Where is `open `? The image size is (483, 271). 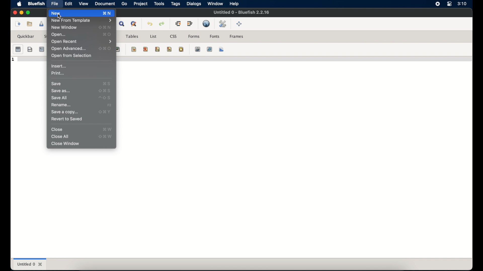
open  is located at coordinates (59, 35).